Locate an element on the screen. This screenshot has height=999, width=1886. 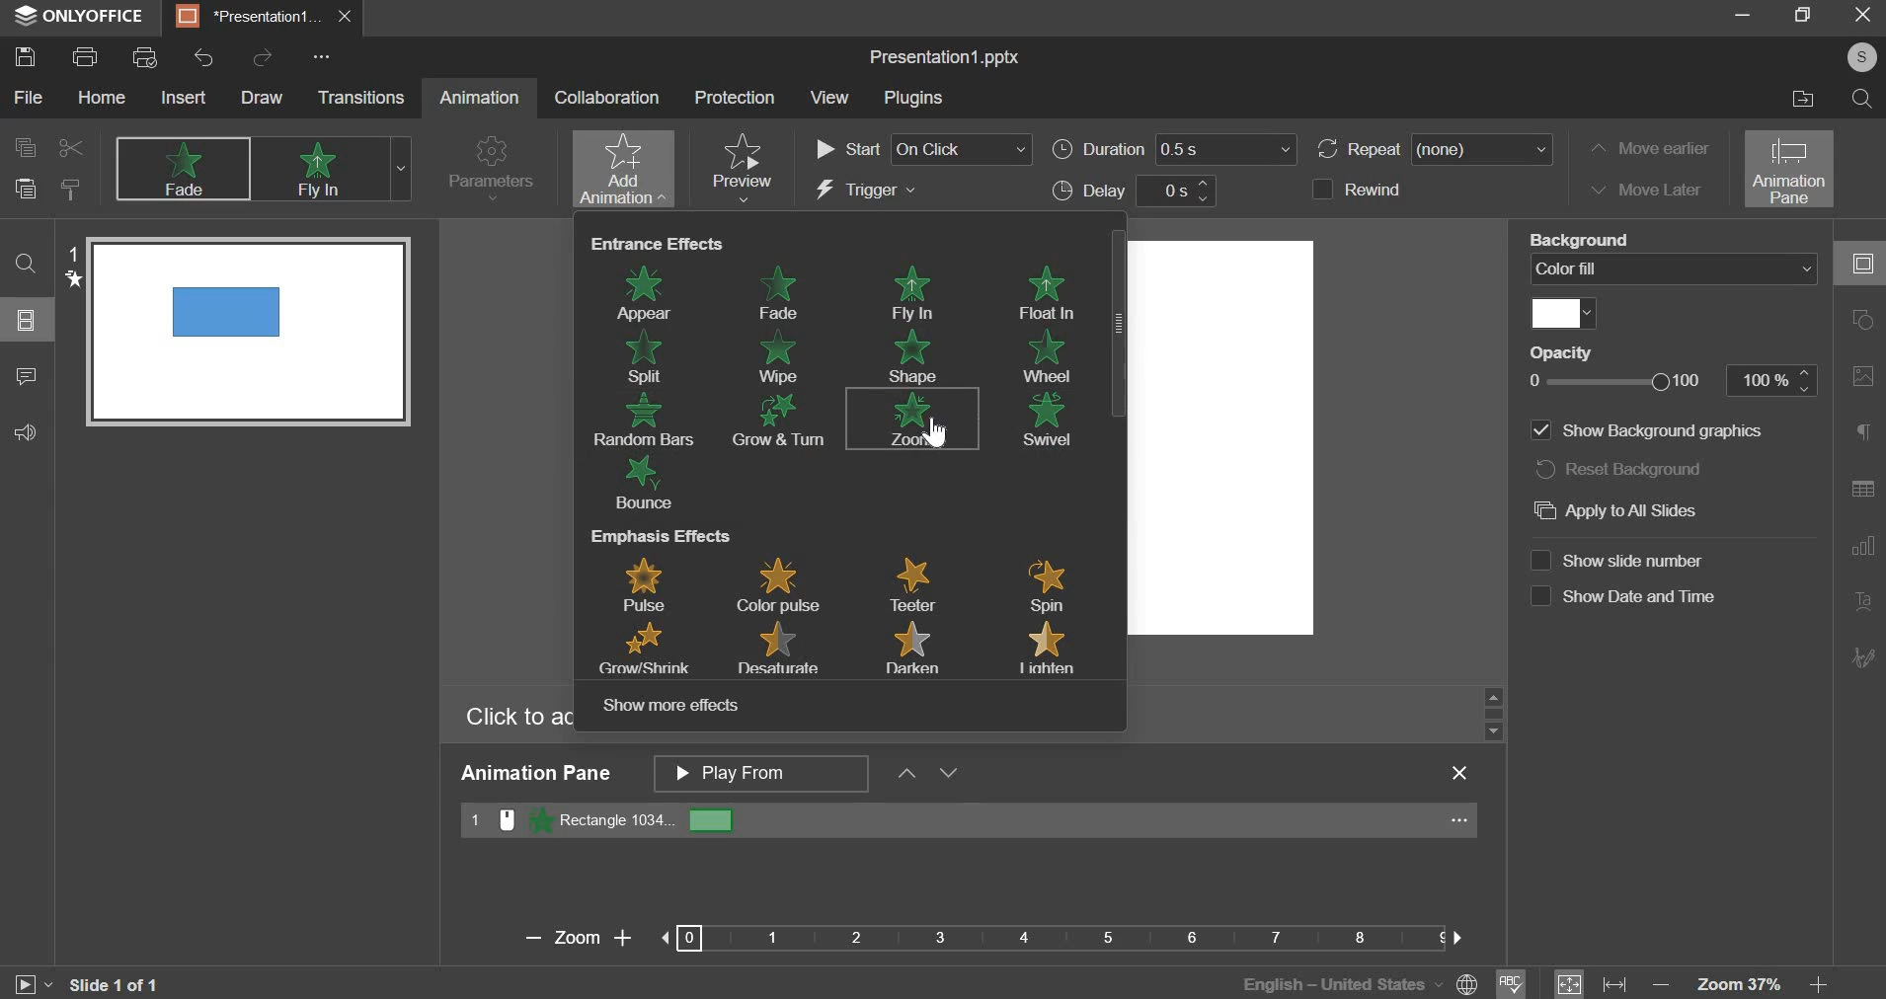
Close is located at coordinates (1463, 776).